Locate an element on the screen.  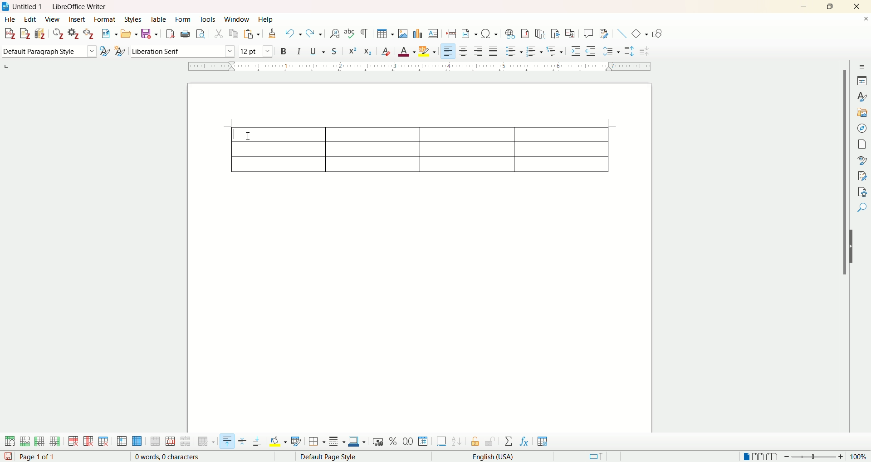
insert cross-reference is located at coordinates (572, 33).